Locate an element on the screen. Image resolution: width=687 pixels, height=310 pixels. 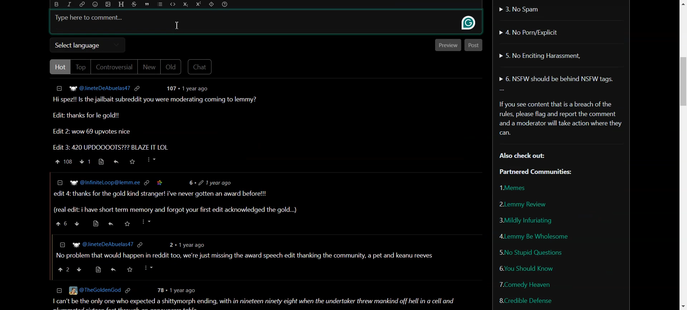
Code is located at coordinates (173, 4).